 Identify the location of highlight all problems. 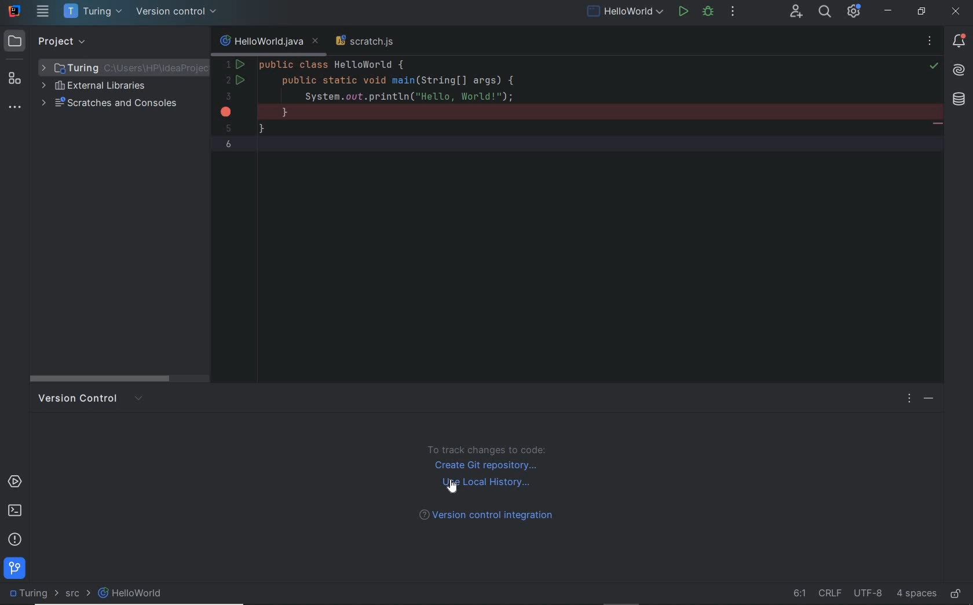
(933, 65).